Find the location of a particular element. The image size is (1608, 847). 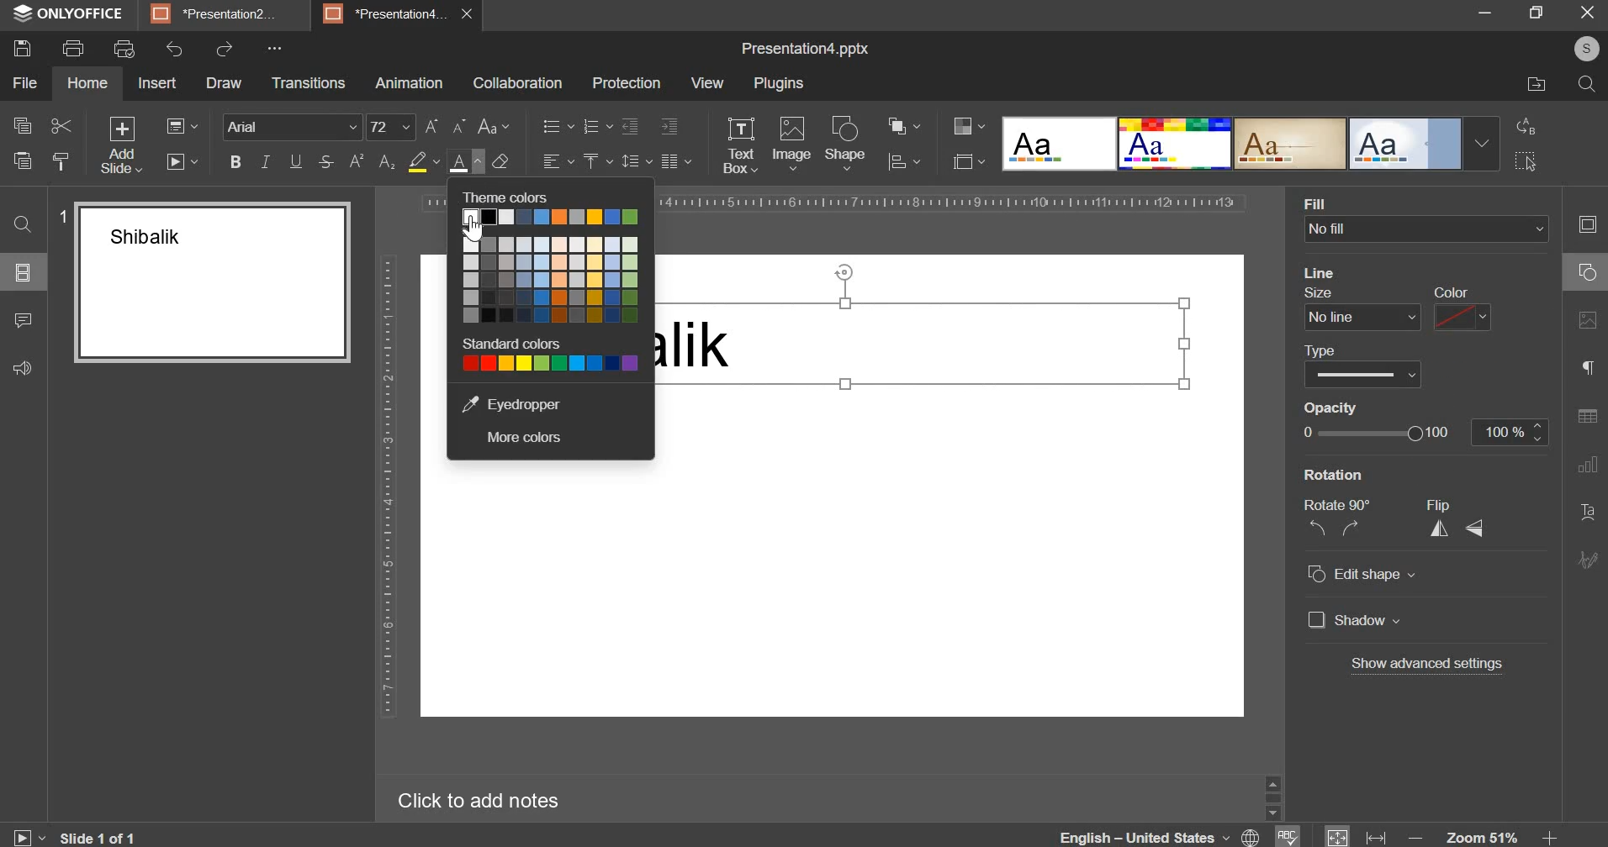

vertical alignment is located at coordinates (597, 161).